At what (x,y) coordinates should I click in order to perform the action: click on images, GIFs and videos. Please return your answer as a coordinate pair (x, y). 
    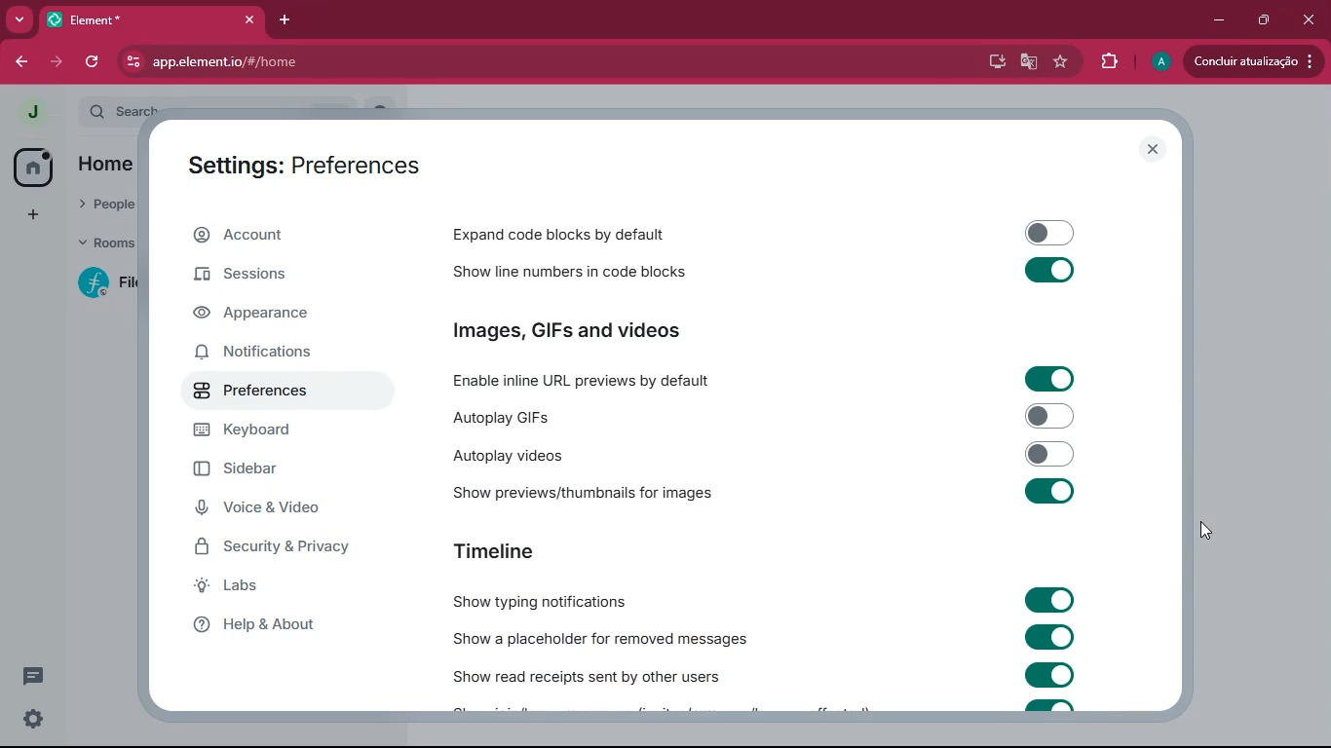
    Looking at the image, I should click on (614, 330).